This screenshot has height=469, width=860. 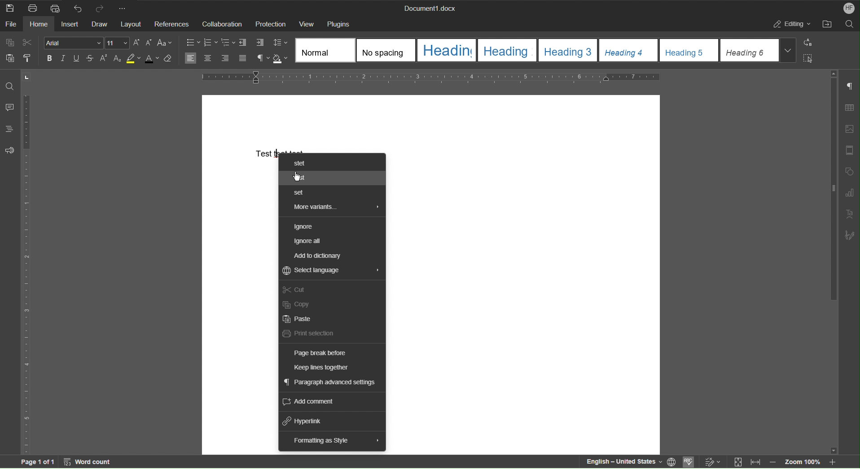 What do you see at coordinates (299, 161) in the screenshot?
I see `Stet` at bounding box center [299, 161].